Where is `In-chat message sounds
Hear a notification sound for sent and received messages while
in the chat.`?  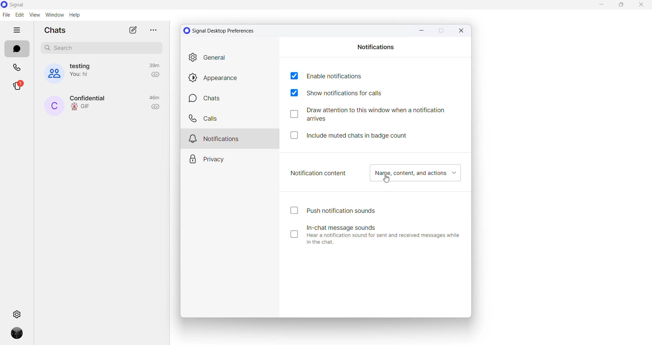
In-chat message sounds
Hear a notification sound for sent and received messages while
in the chat. is located at coordinates (376, 234).